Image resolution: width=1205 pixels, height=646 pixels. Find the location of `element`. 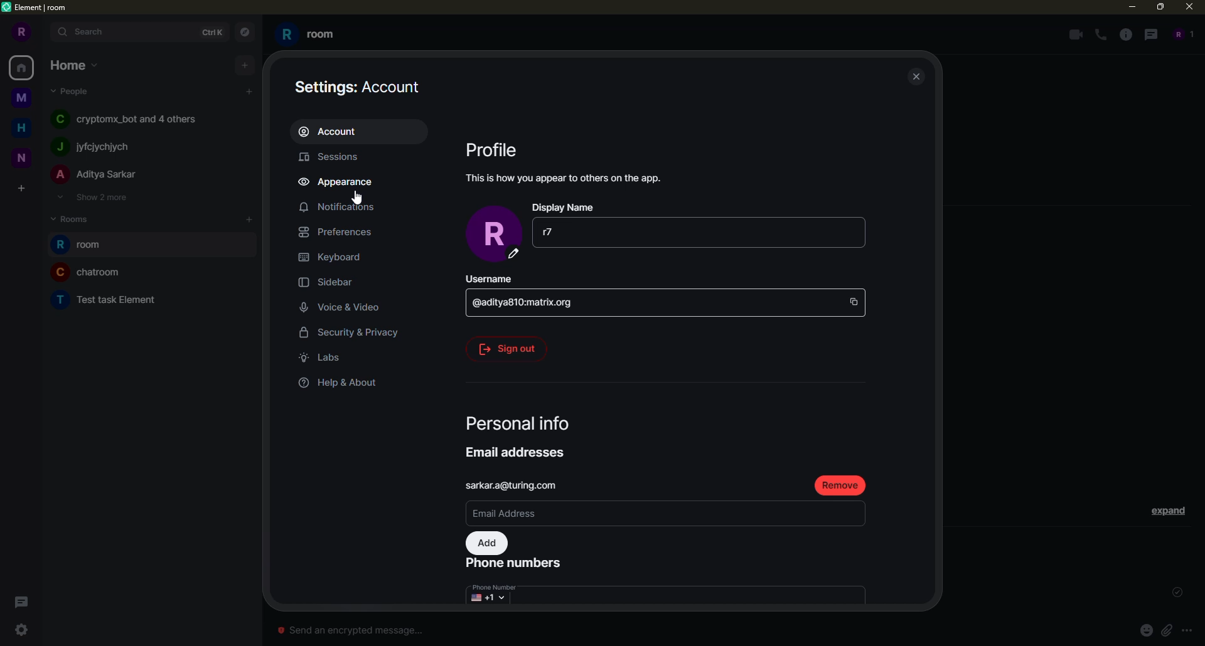

element is located at coordinates (36, 8).